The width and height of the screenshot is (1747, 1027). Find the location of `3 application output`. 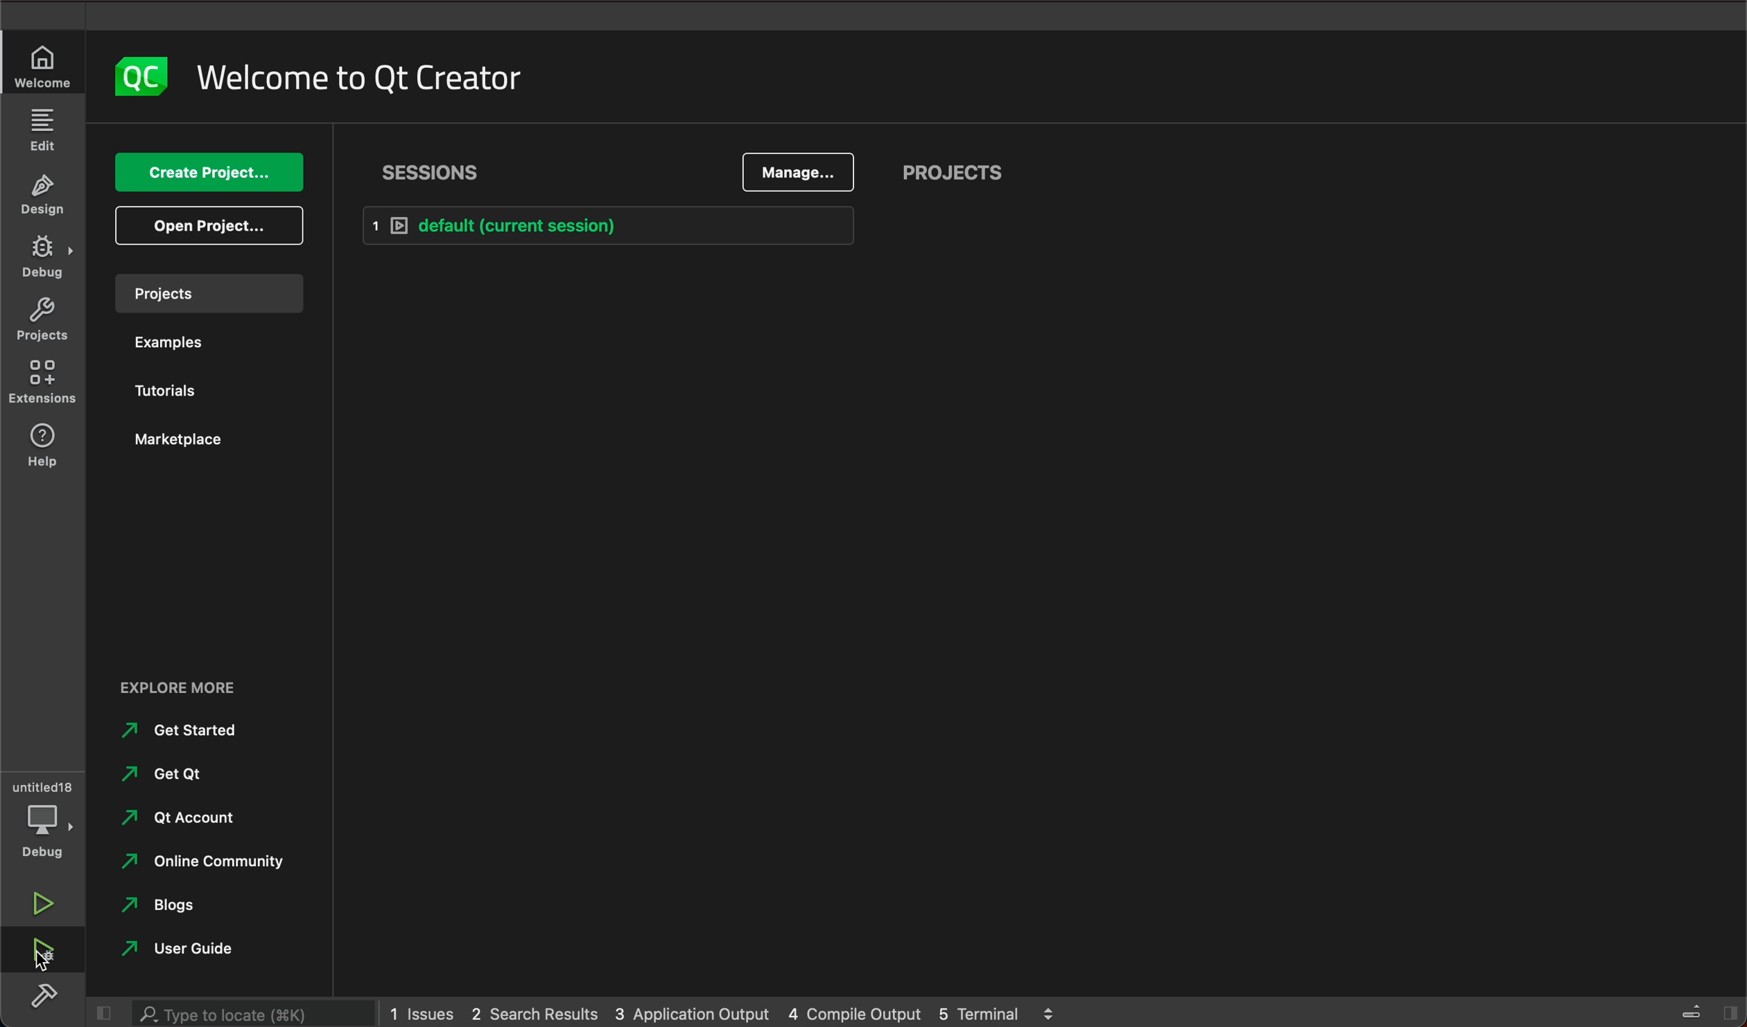

3 application output is located at coordinates (695, 1010).